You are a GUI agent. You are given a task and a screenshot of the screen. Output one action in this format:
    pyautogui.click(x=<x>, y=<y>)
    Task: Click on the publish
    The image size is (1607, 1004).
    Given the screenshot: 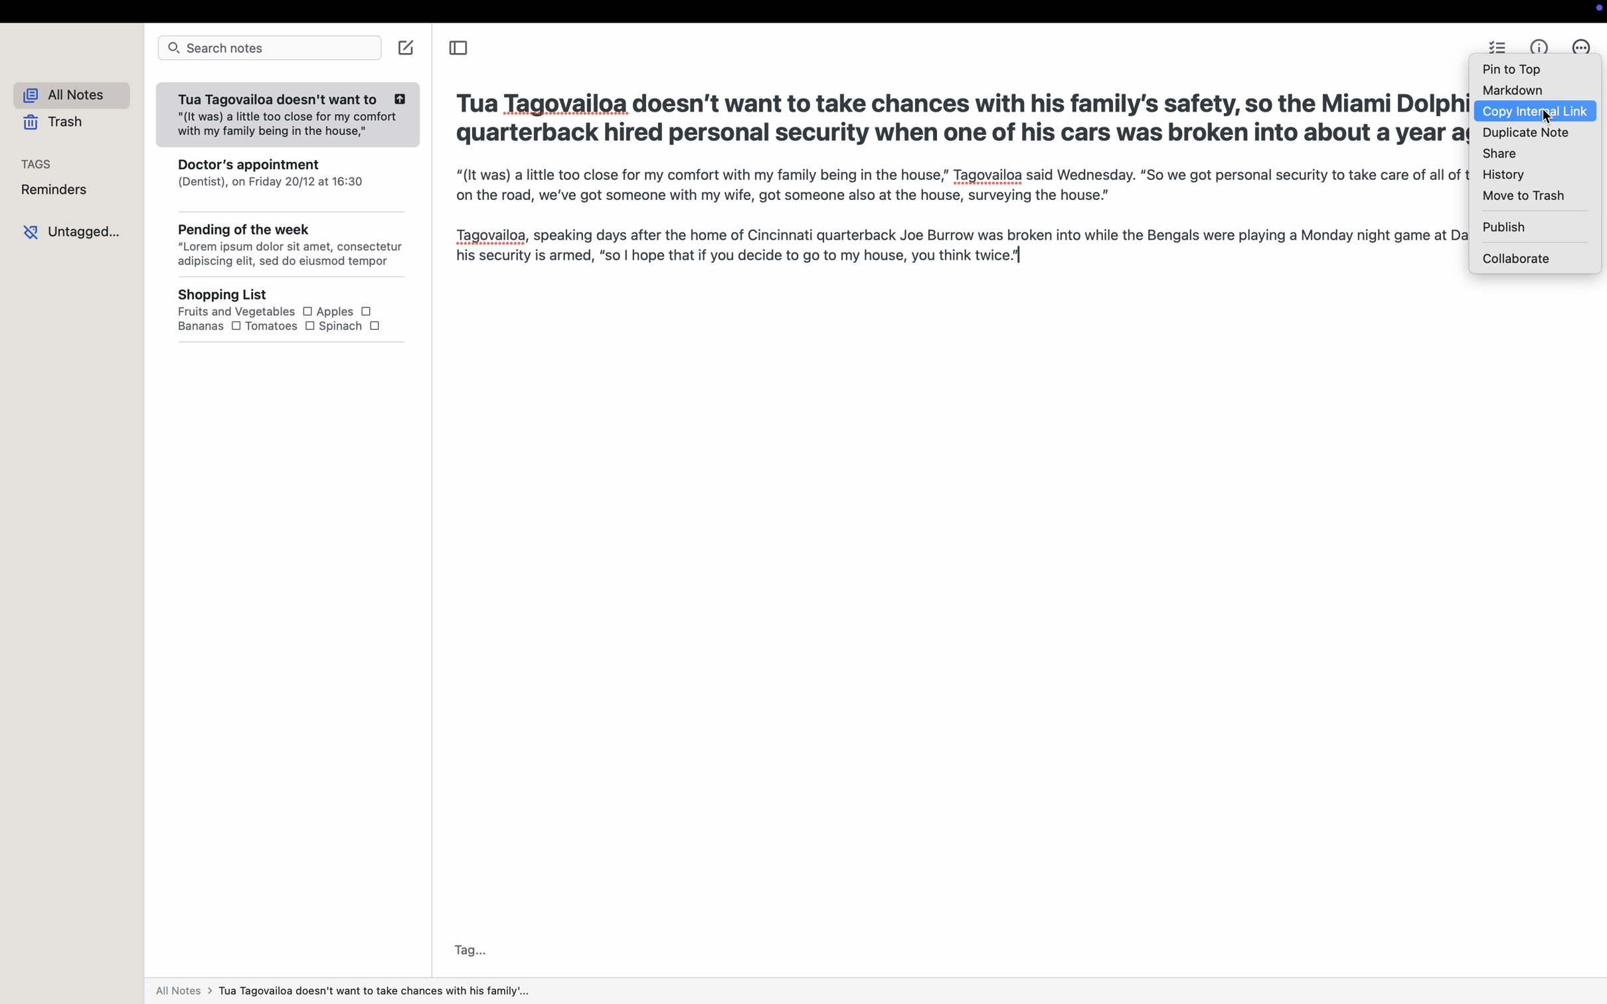 What is the action you would take?
    pyautogui.click(x=1501, y=229)
    